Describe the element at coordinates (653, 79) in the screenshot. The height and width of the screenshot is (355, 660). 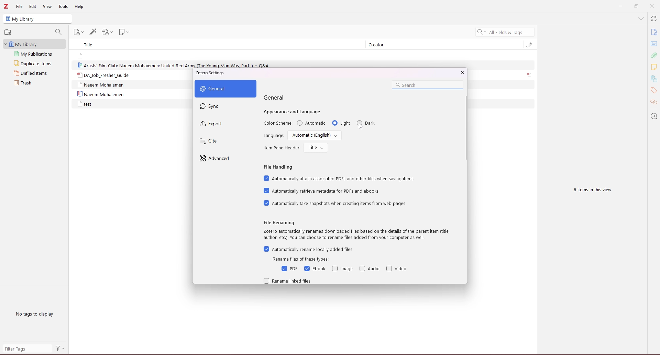
I see `libraries and collection` at that location.